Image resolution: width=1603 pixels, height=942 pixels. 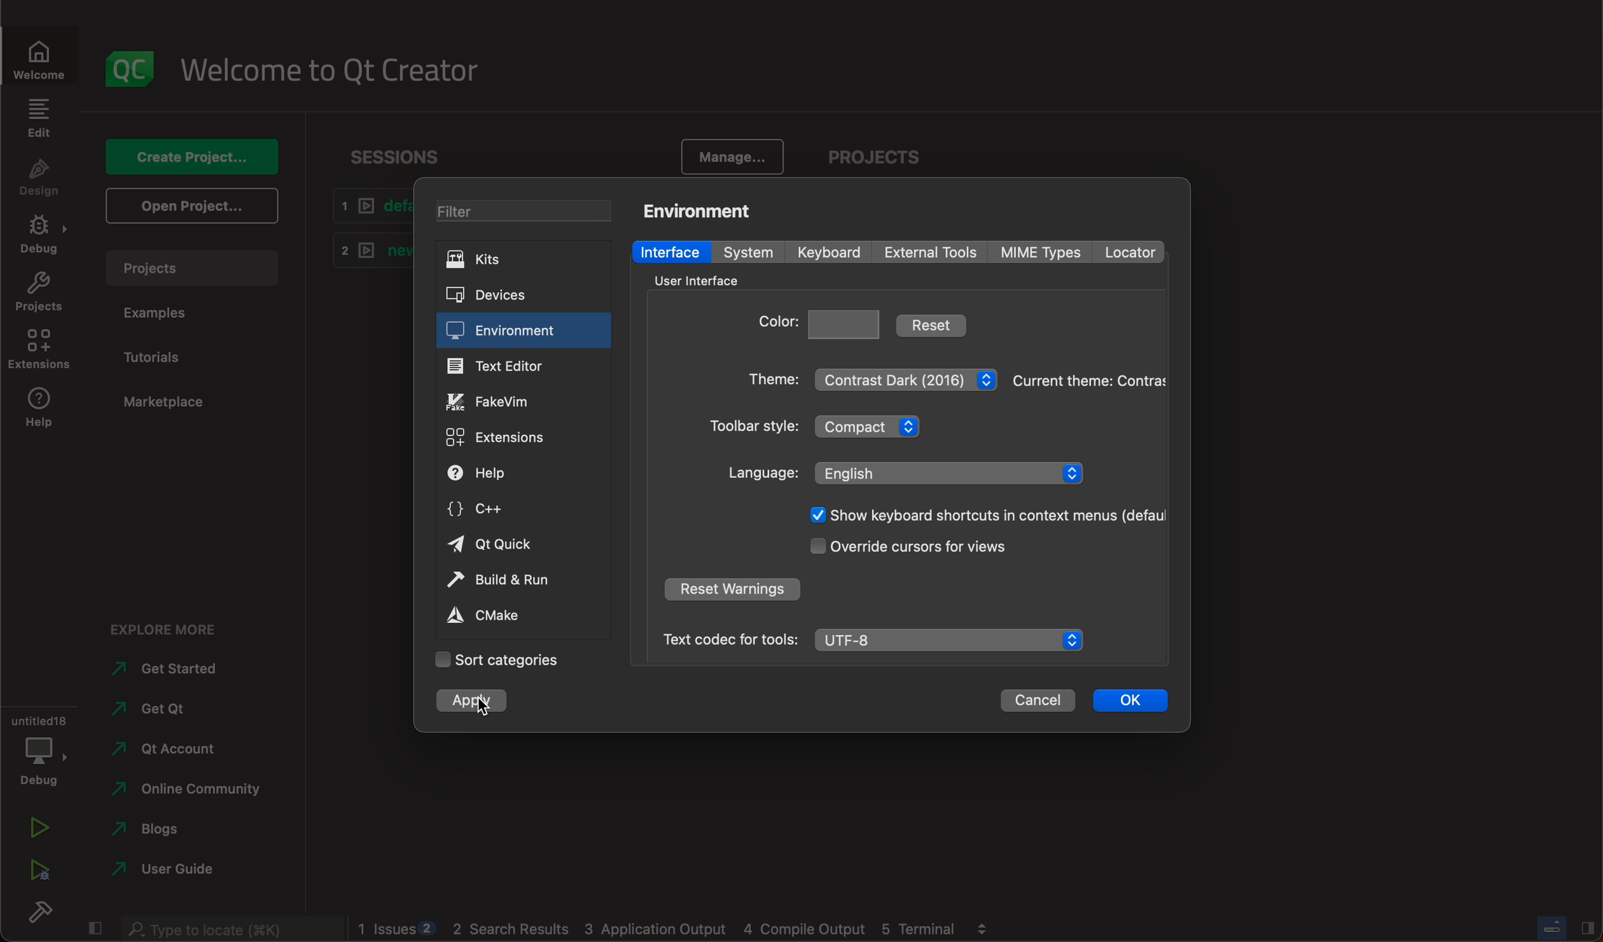 I want to click on ok, so click(x=1128, y=702).